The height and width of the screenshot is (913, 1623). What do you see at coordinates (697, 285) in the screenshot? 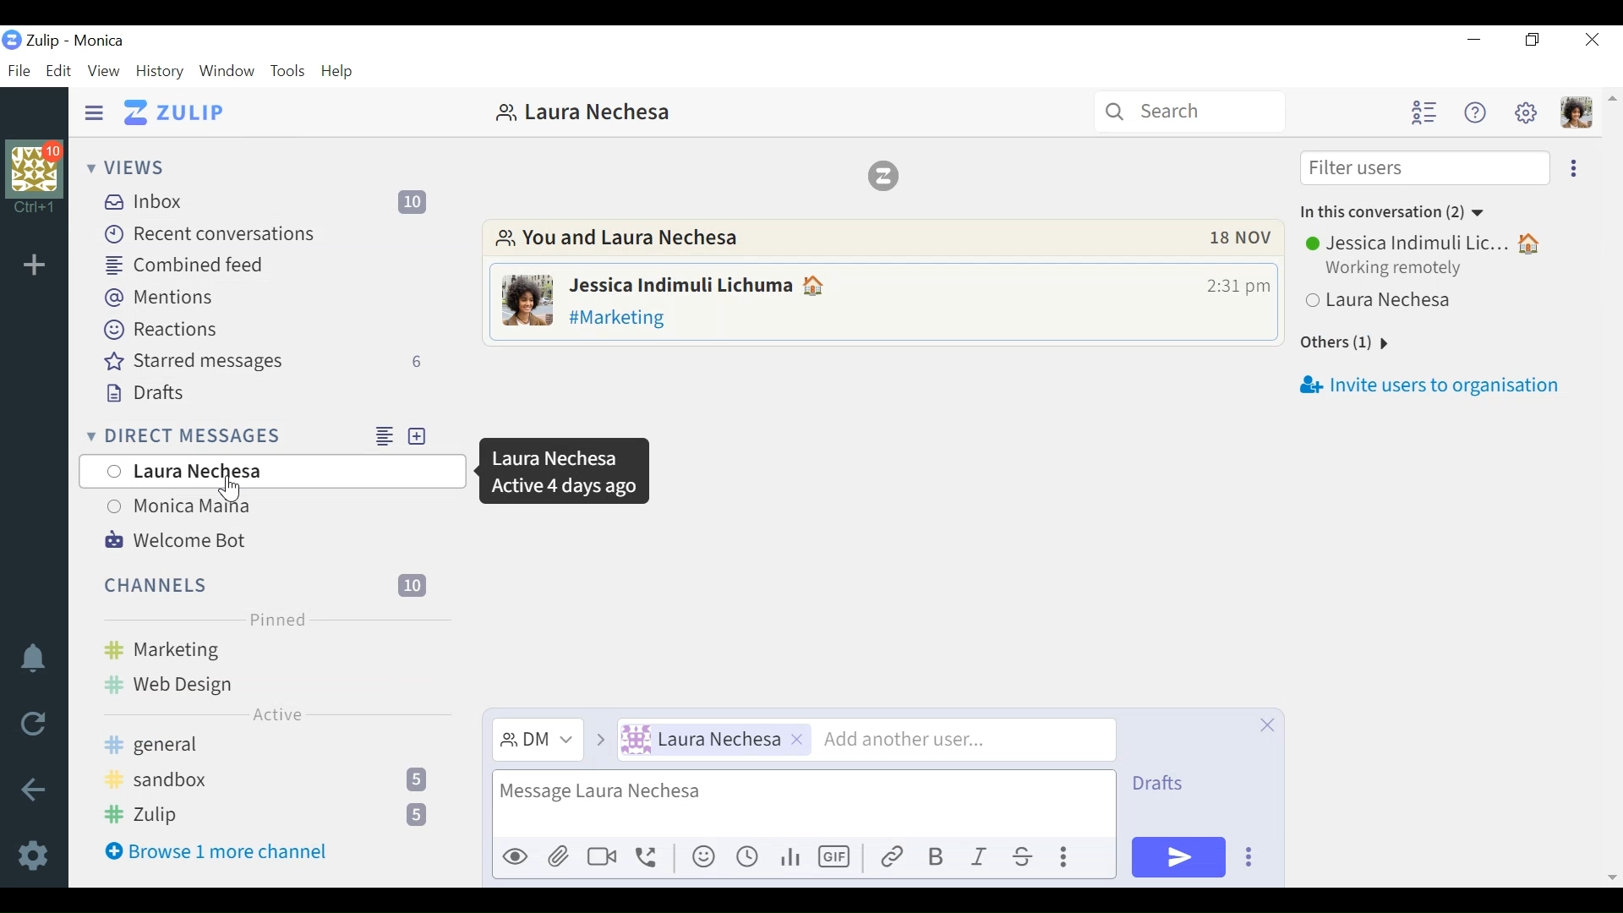
I see `User name` at bounding box center [697, 285].